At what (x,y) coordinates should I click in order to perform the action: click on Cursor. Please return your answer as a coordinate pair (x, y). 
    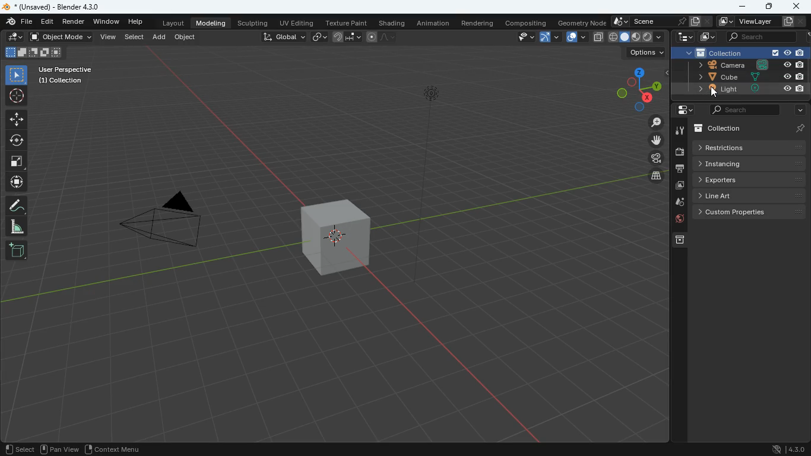
    Looking at the image, I should click on (714, 94).